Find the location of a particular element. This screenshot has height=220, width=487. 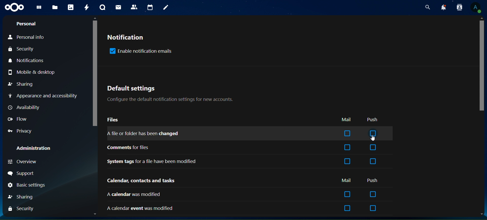

cursor is located at coordinates (374, 139).